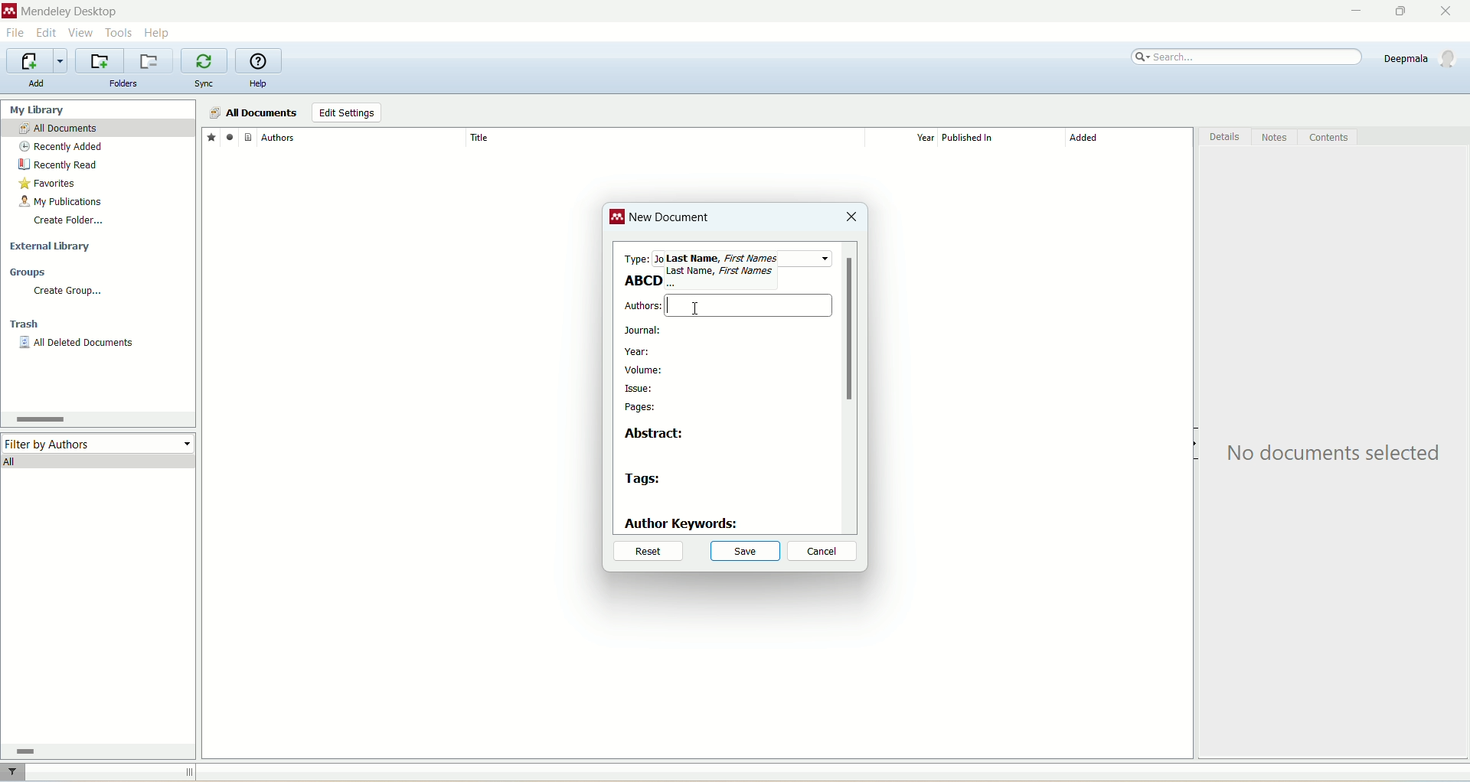  Describe the element at coordinates (746, 550) in the screenshot. I see `save` at that location.